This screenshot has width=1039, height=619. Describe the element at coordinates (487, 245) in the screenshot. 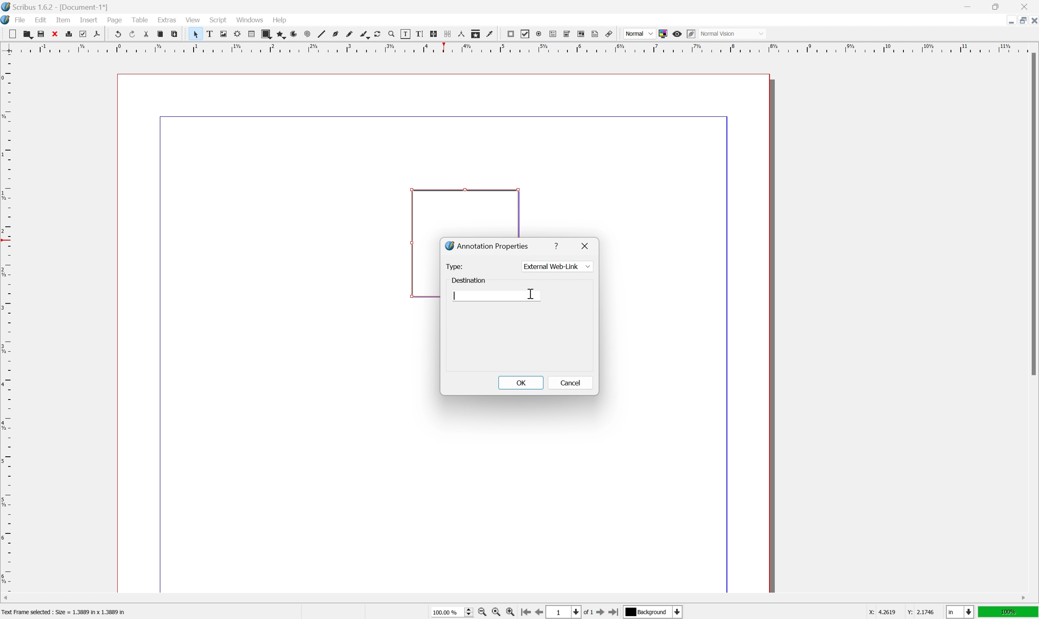

I see `annotation properties` at that location.